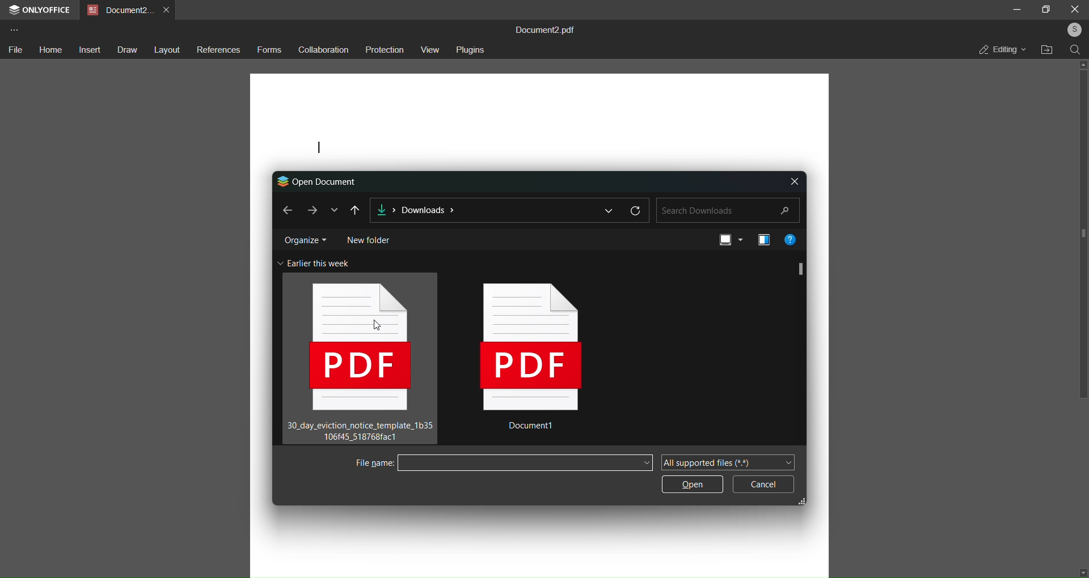 The width and height of the screenshot is (1089, 578). What do you see at coordinates (1002, 49) in the screenshot?
I see `editing` at bounding box center [1002, 49].